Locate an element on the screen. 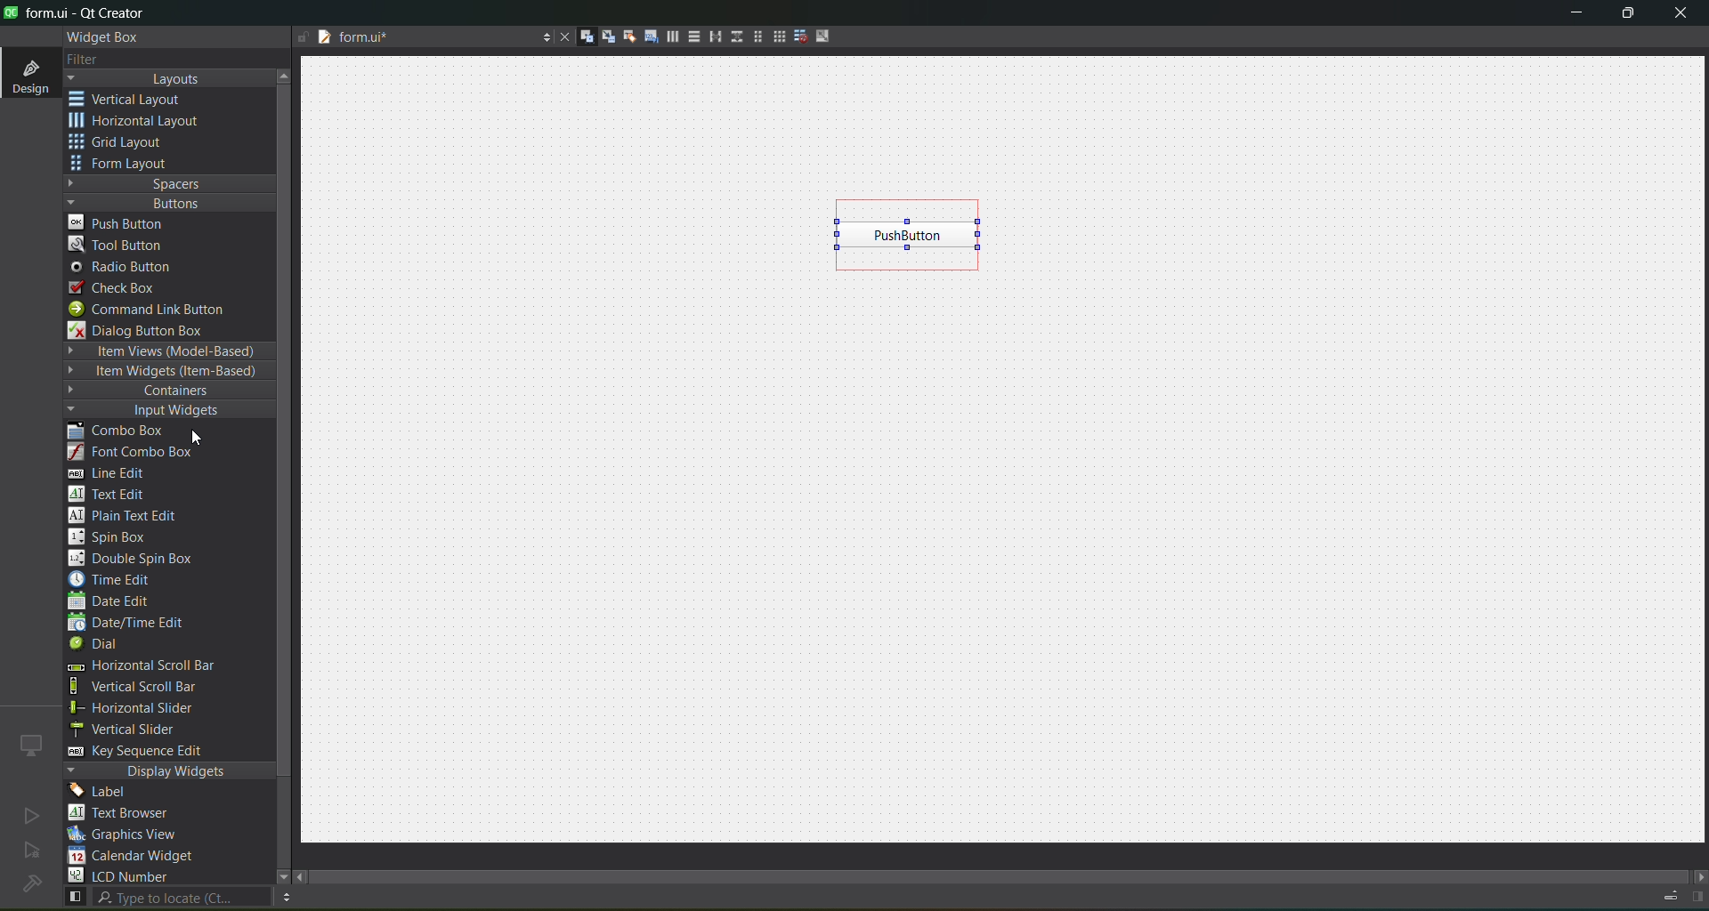 The image size is (1709, 911). radio is located at coordinates (126, 268).